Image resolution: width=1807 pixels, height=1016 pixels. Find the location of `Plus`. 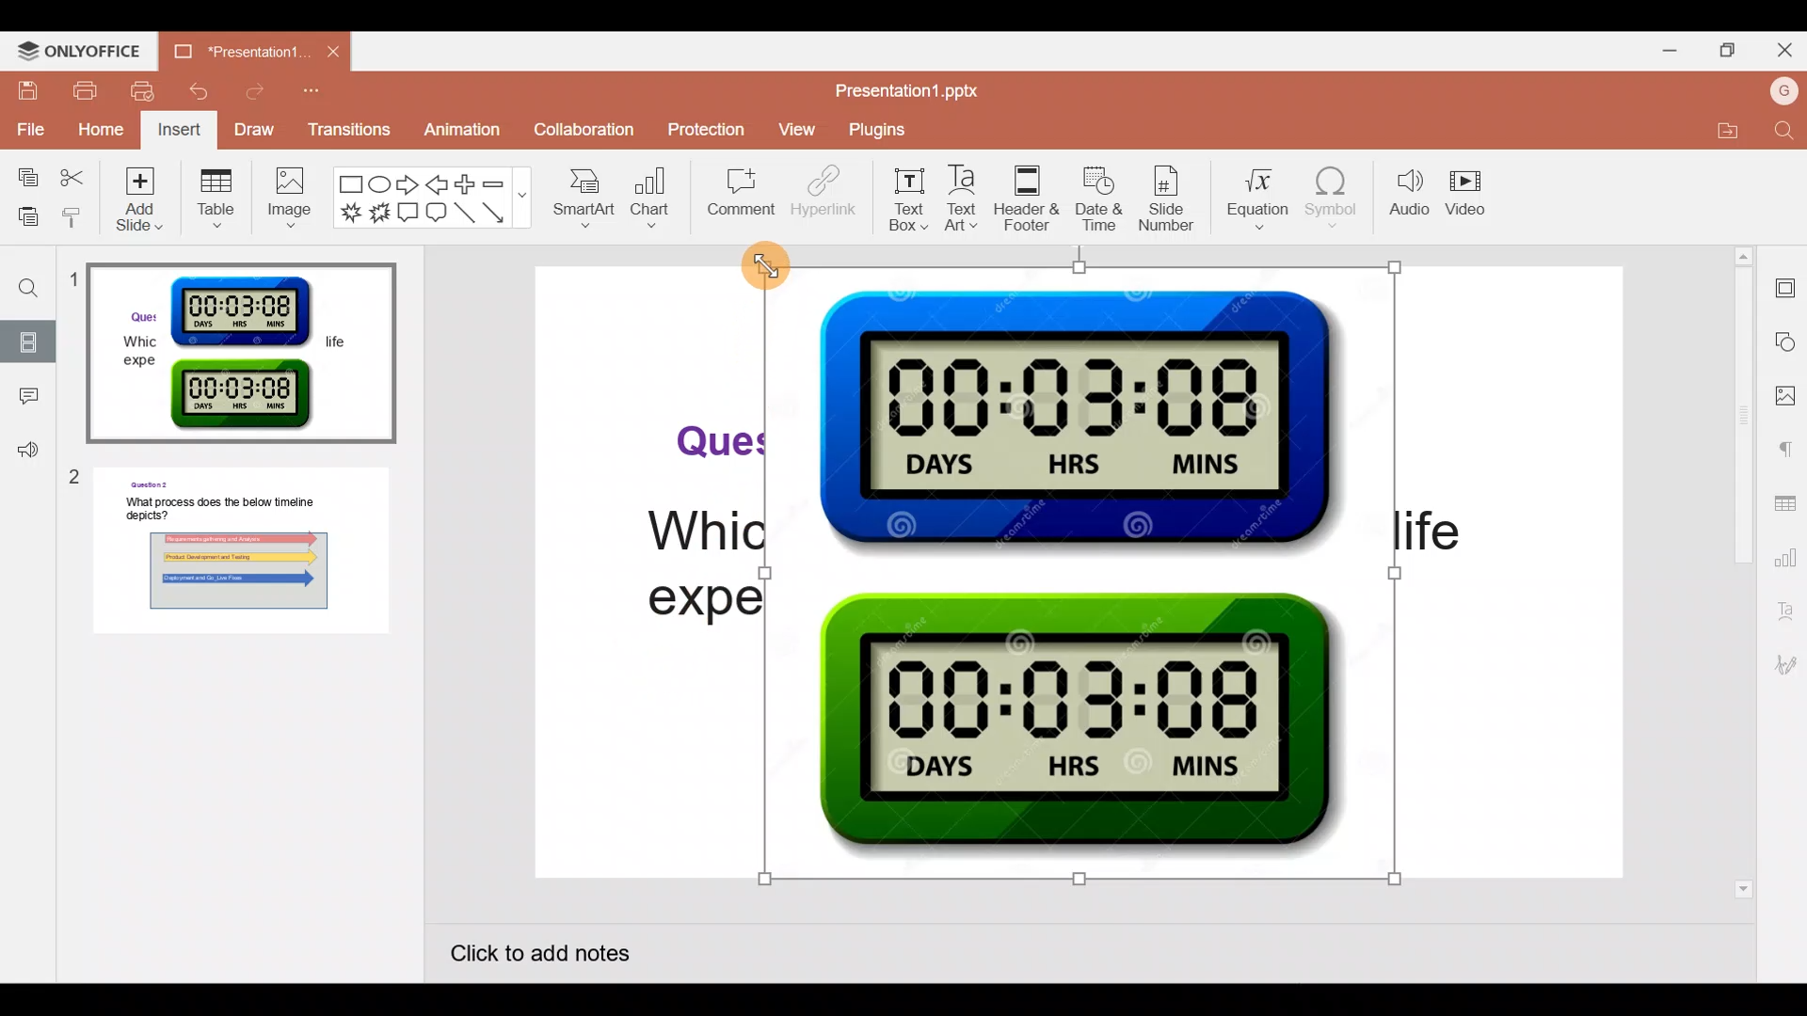

Plus is located at coordinates (470, 184).